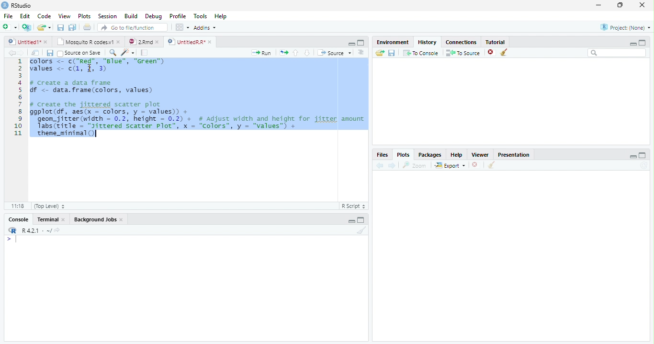 This screenshot has width=654, height=344. Describe the element at coordinates (307, 53) in the screenshot. I see `Go to next section/chunk` at that location.